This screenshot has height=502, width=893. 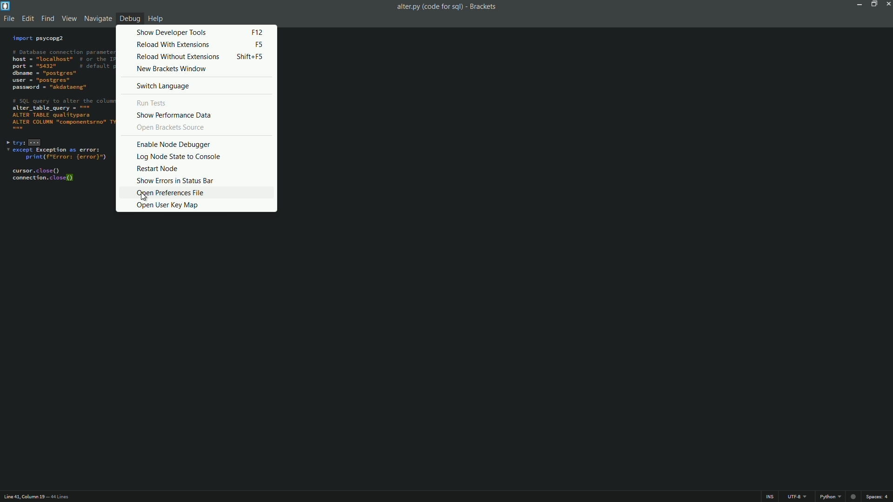 I want to click on error status, so click(x=853, y=496).